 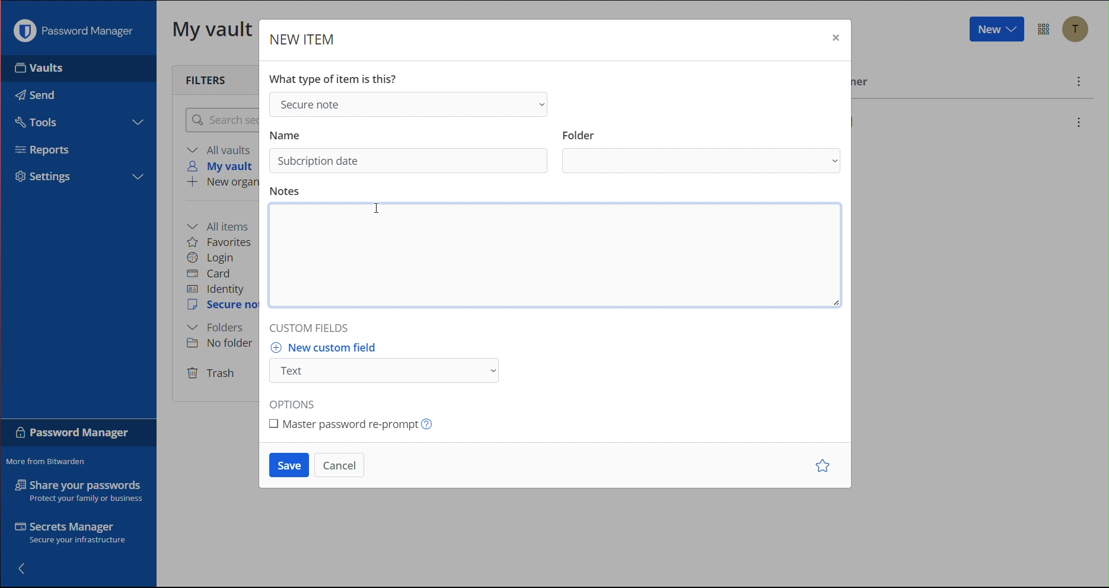 I want to click on Tools, so click(x=34, y=120).